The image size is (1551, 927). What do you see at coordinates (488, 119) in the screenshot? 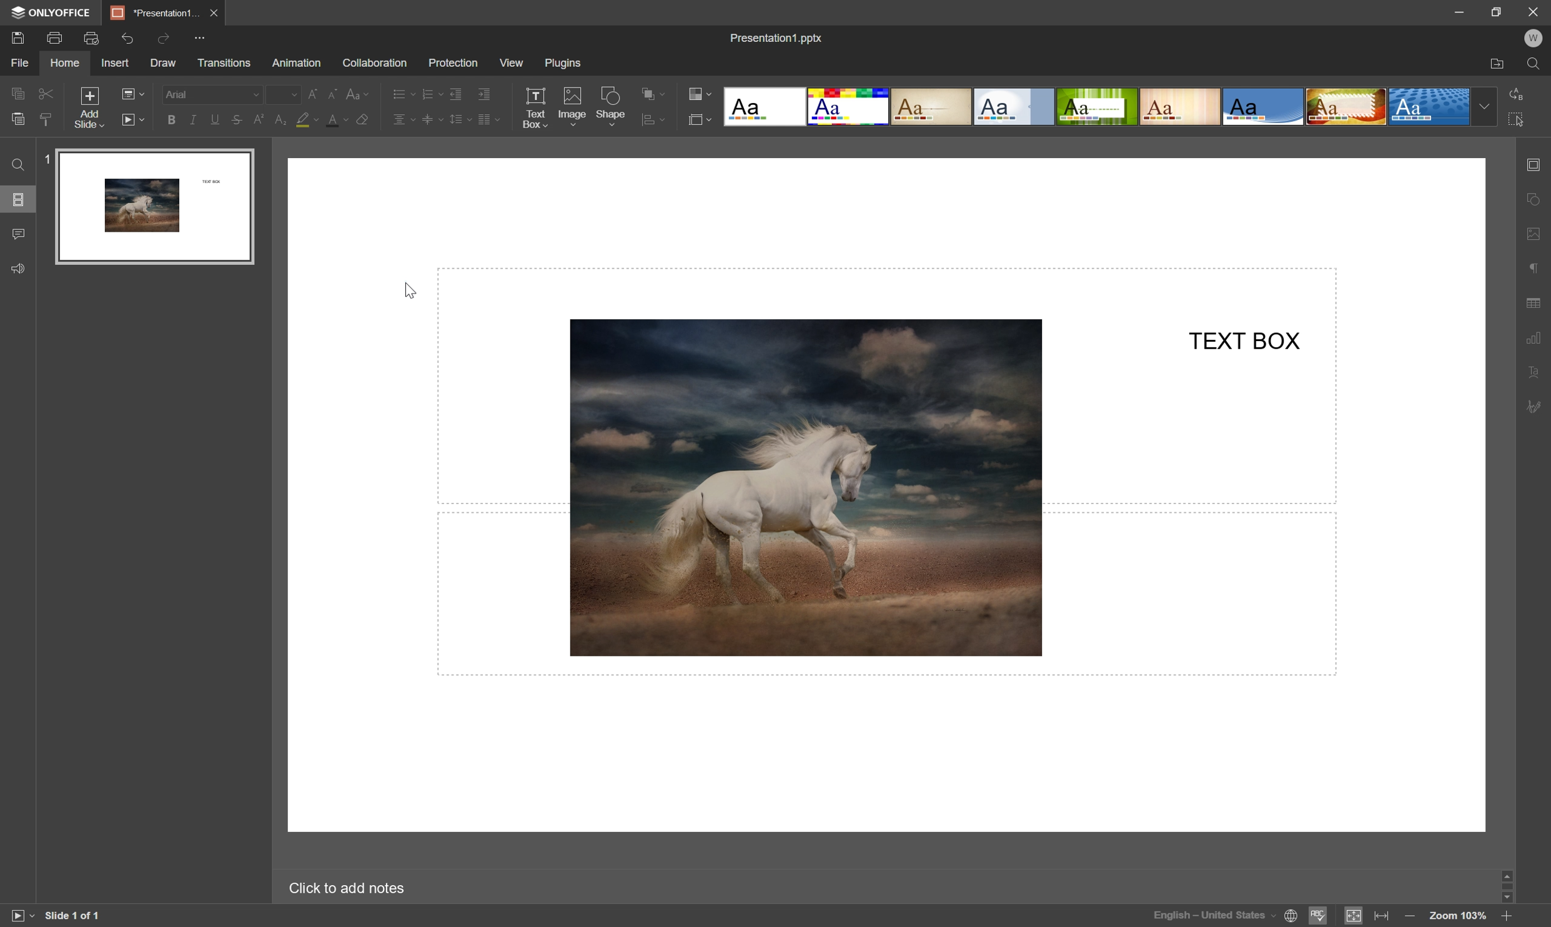
I see `insert columns` at bounding box center [488, 119].